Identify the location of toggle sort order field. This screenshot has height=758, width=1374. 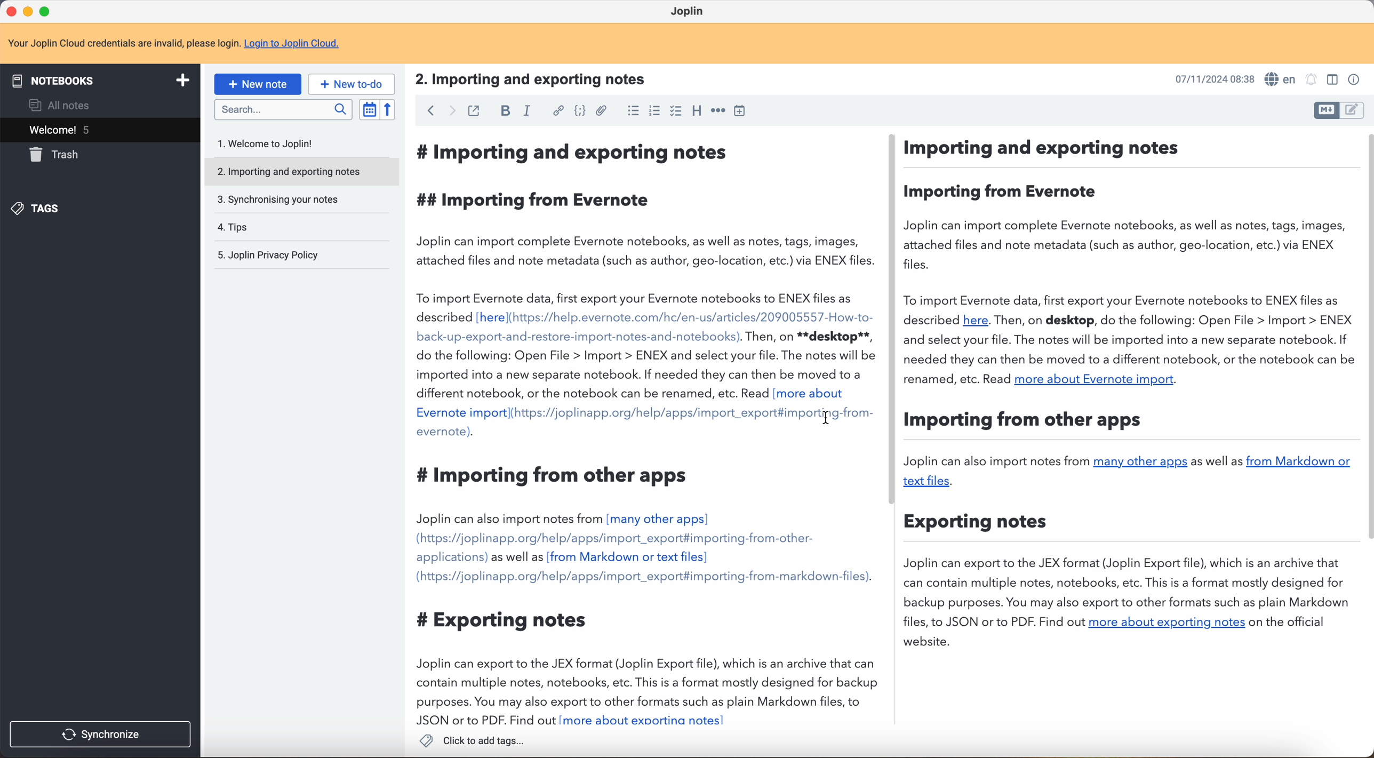
(368, 109).